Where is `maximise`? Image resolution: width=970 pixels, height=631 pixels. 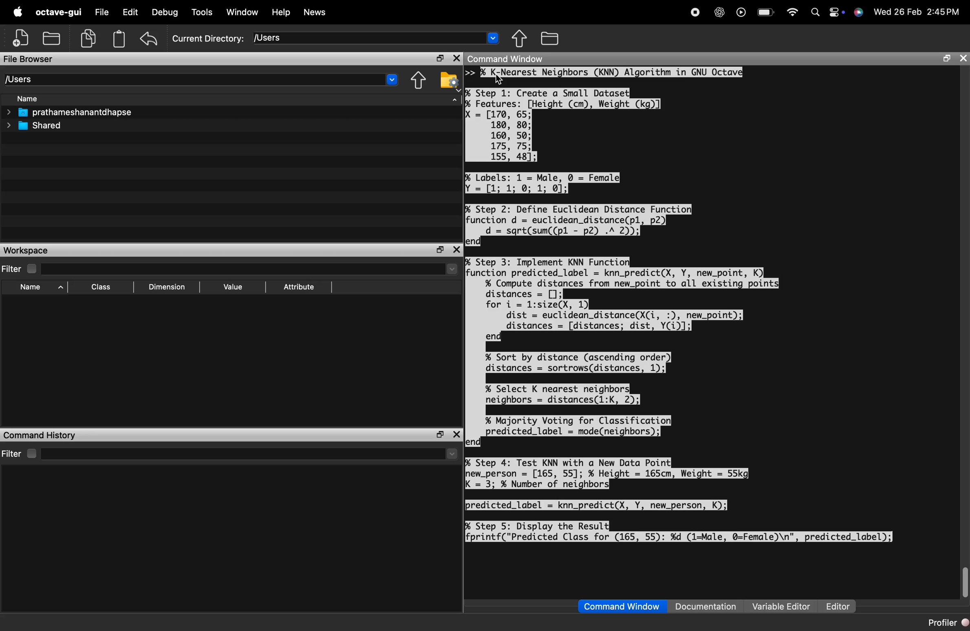
maximise is located at coordinates (437, 56).